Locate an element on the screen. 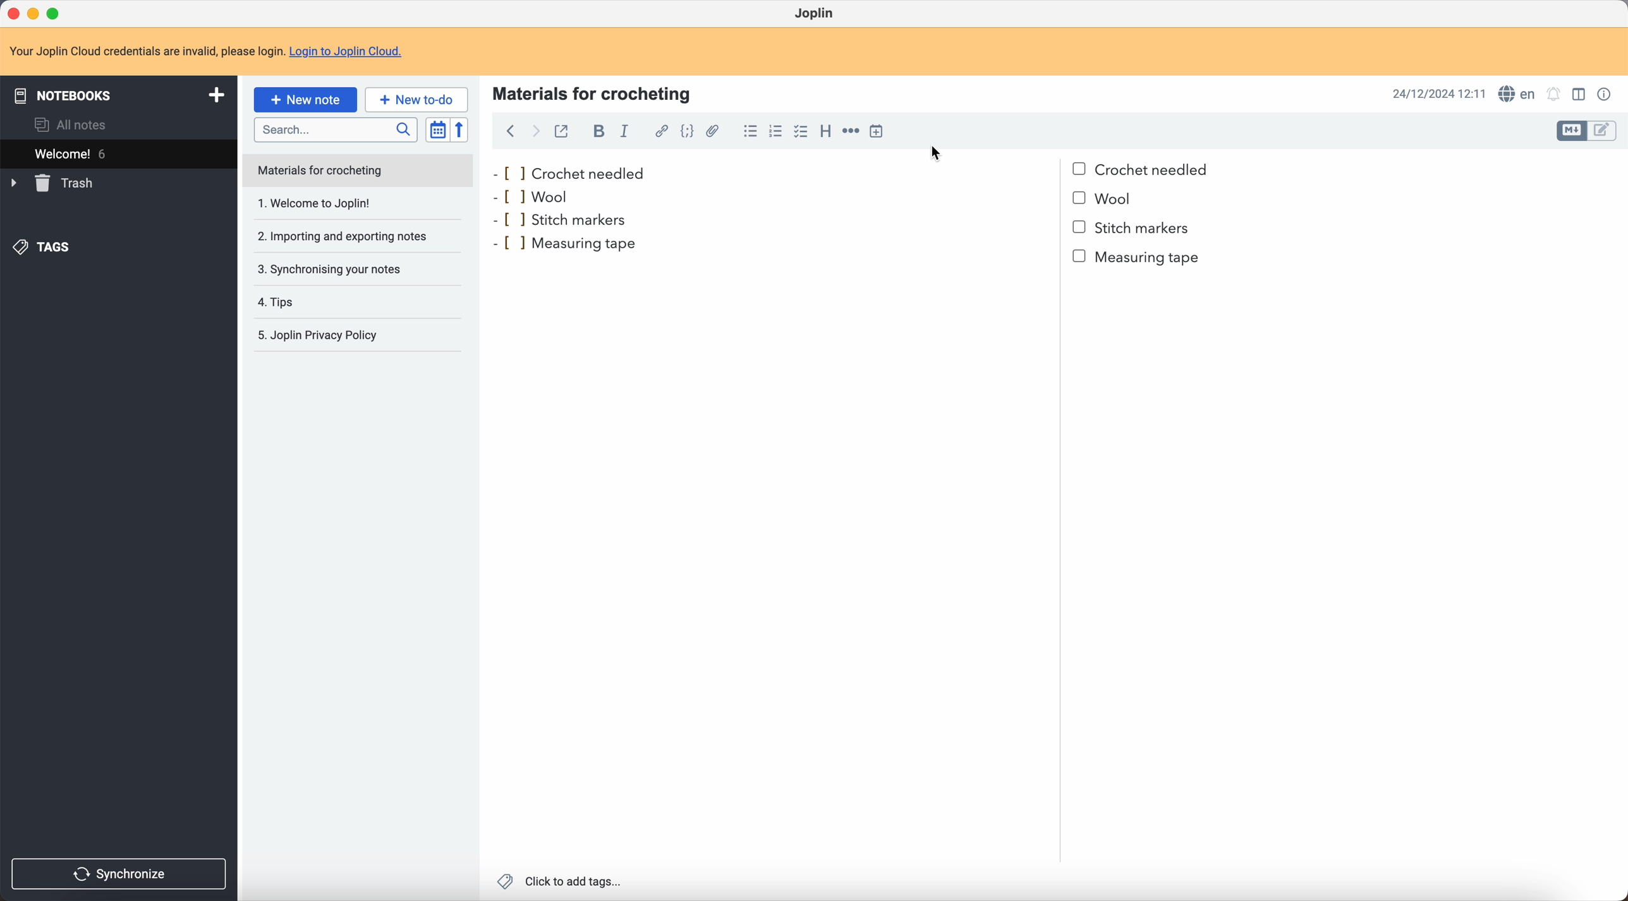 The width and height of the screenshot is (1628, 901). reverse sort order is located at coordinates (461, 130).